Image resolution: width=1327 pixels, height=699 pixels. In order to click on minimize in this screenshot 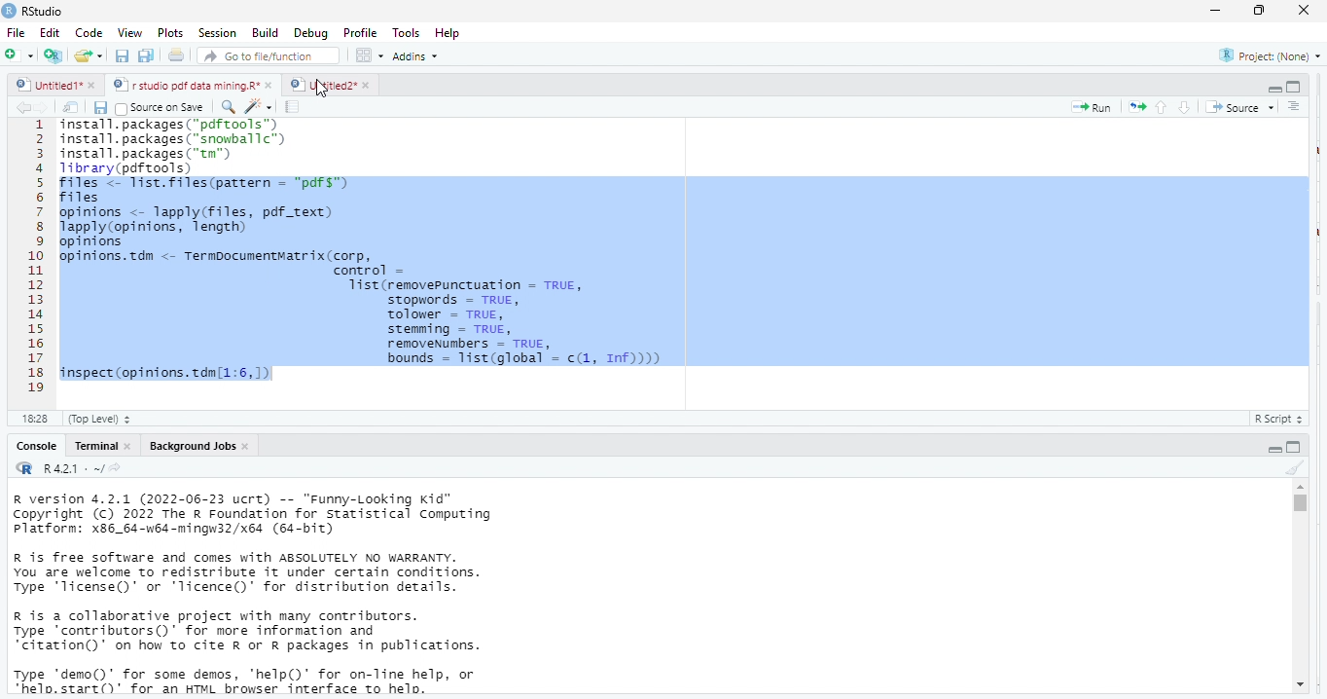, I will do `click(1215, 10)`.